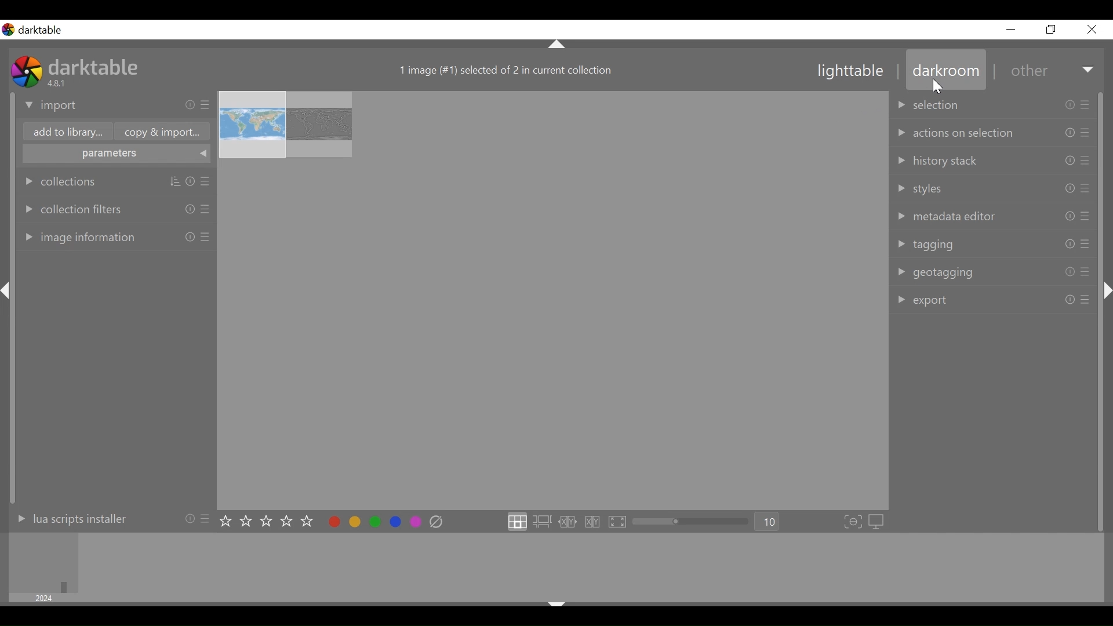 The width and height of the screenshot is (1113, 626). Describe the element at coordinates (44, 562) in the screenshot. I see `image filter view` at that location.